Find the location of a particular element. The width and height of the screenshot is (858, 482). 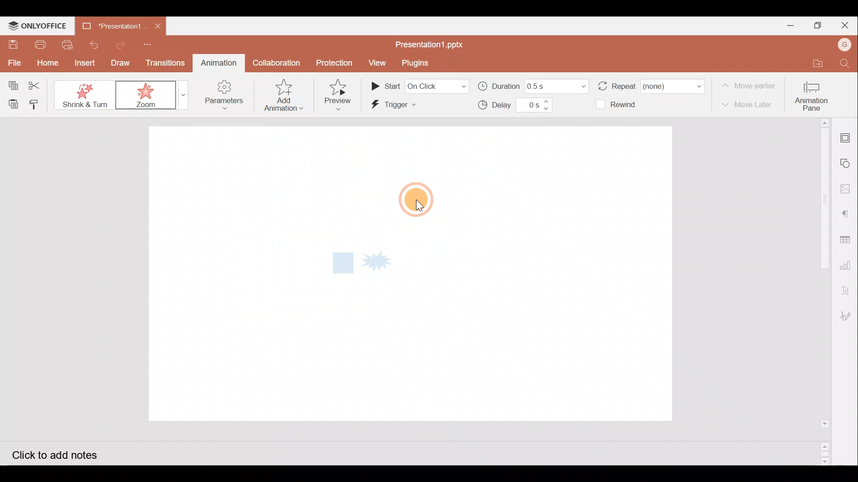

Copy style is located at coordinates (38, 103).